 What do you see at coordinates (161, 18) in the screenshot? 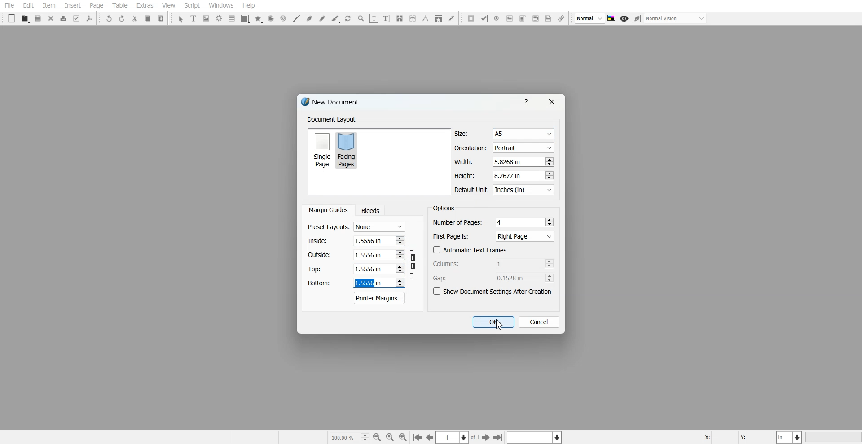
I see `Paste` at bounding box center [161, 18].